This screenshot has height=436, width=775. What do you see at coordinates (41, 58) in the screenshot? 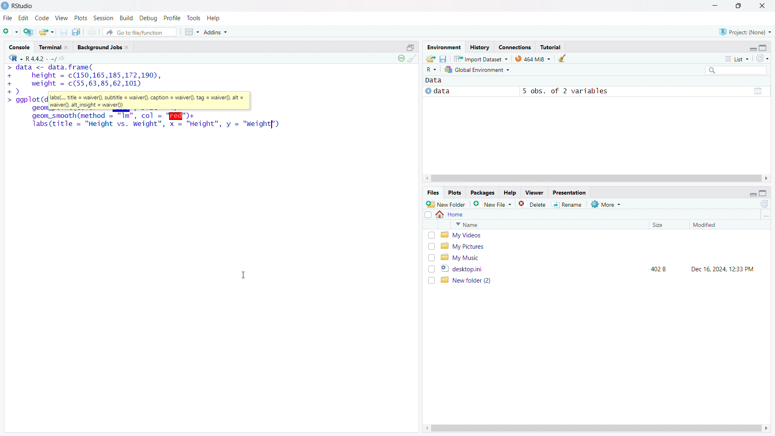
I see `R 4.4.2 . ~/` at bounding box center [41, 58].